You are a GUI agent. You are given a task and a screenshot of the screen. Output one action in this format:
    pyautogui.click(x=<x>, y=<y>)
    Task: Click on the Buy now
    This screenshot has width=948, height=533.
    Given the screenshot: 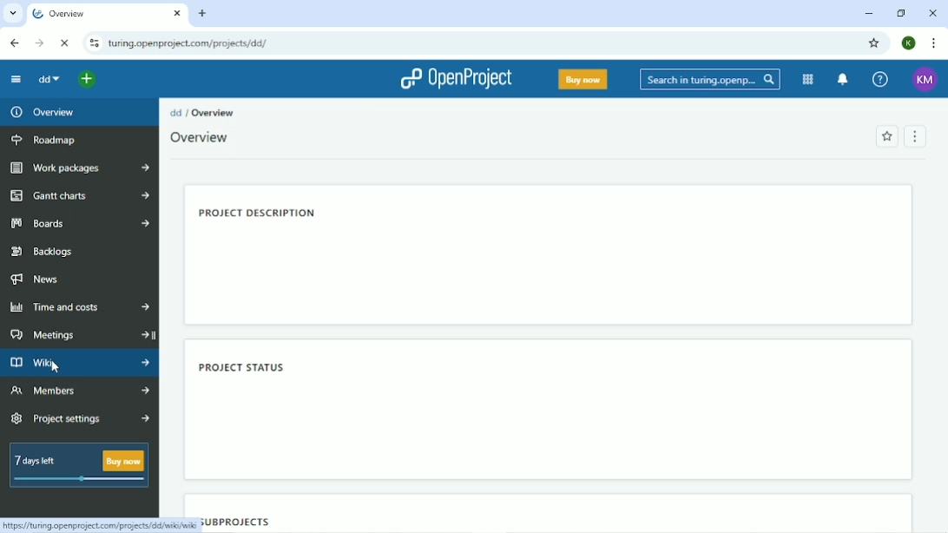 What is the action you would take?
    pyautogui.click(x=583, y=79)
    